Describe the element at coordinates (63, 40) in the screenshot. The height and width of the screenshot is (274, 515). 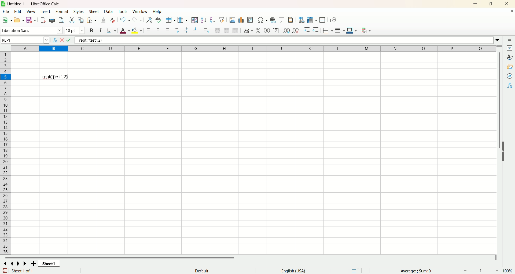
I see `cancel` at that location.